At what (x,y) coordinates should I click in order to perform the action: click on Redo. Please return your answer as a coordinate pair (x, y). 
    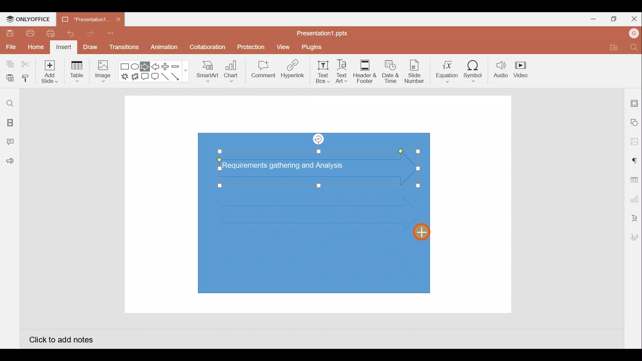
    Looking at the image, I should click on (88, 33).